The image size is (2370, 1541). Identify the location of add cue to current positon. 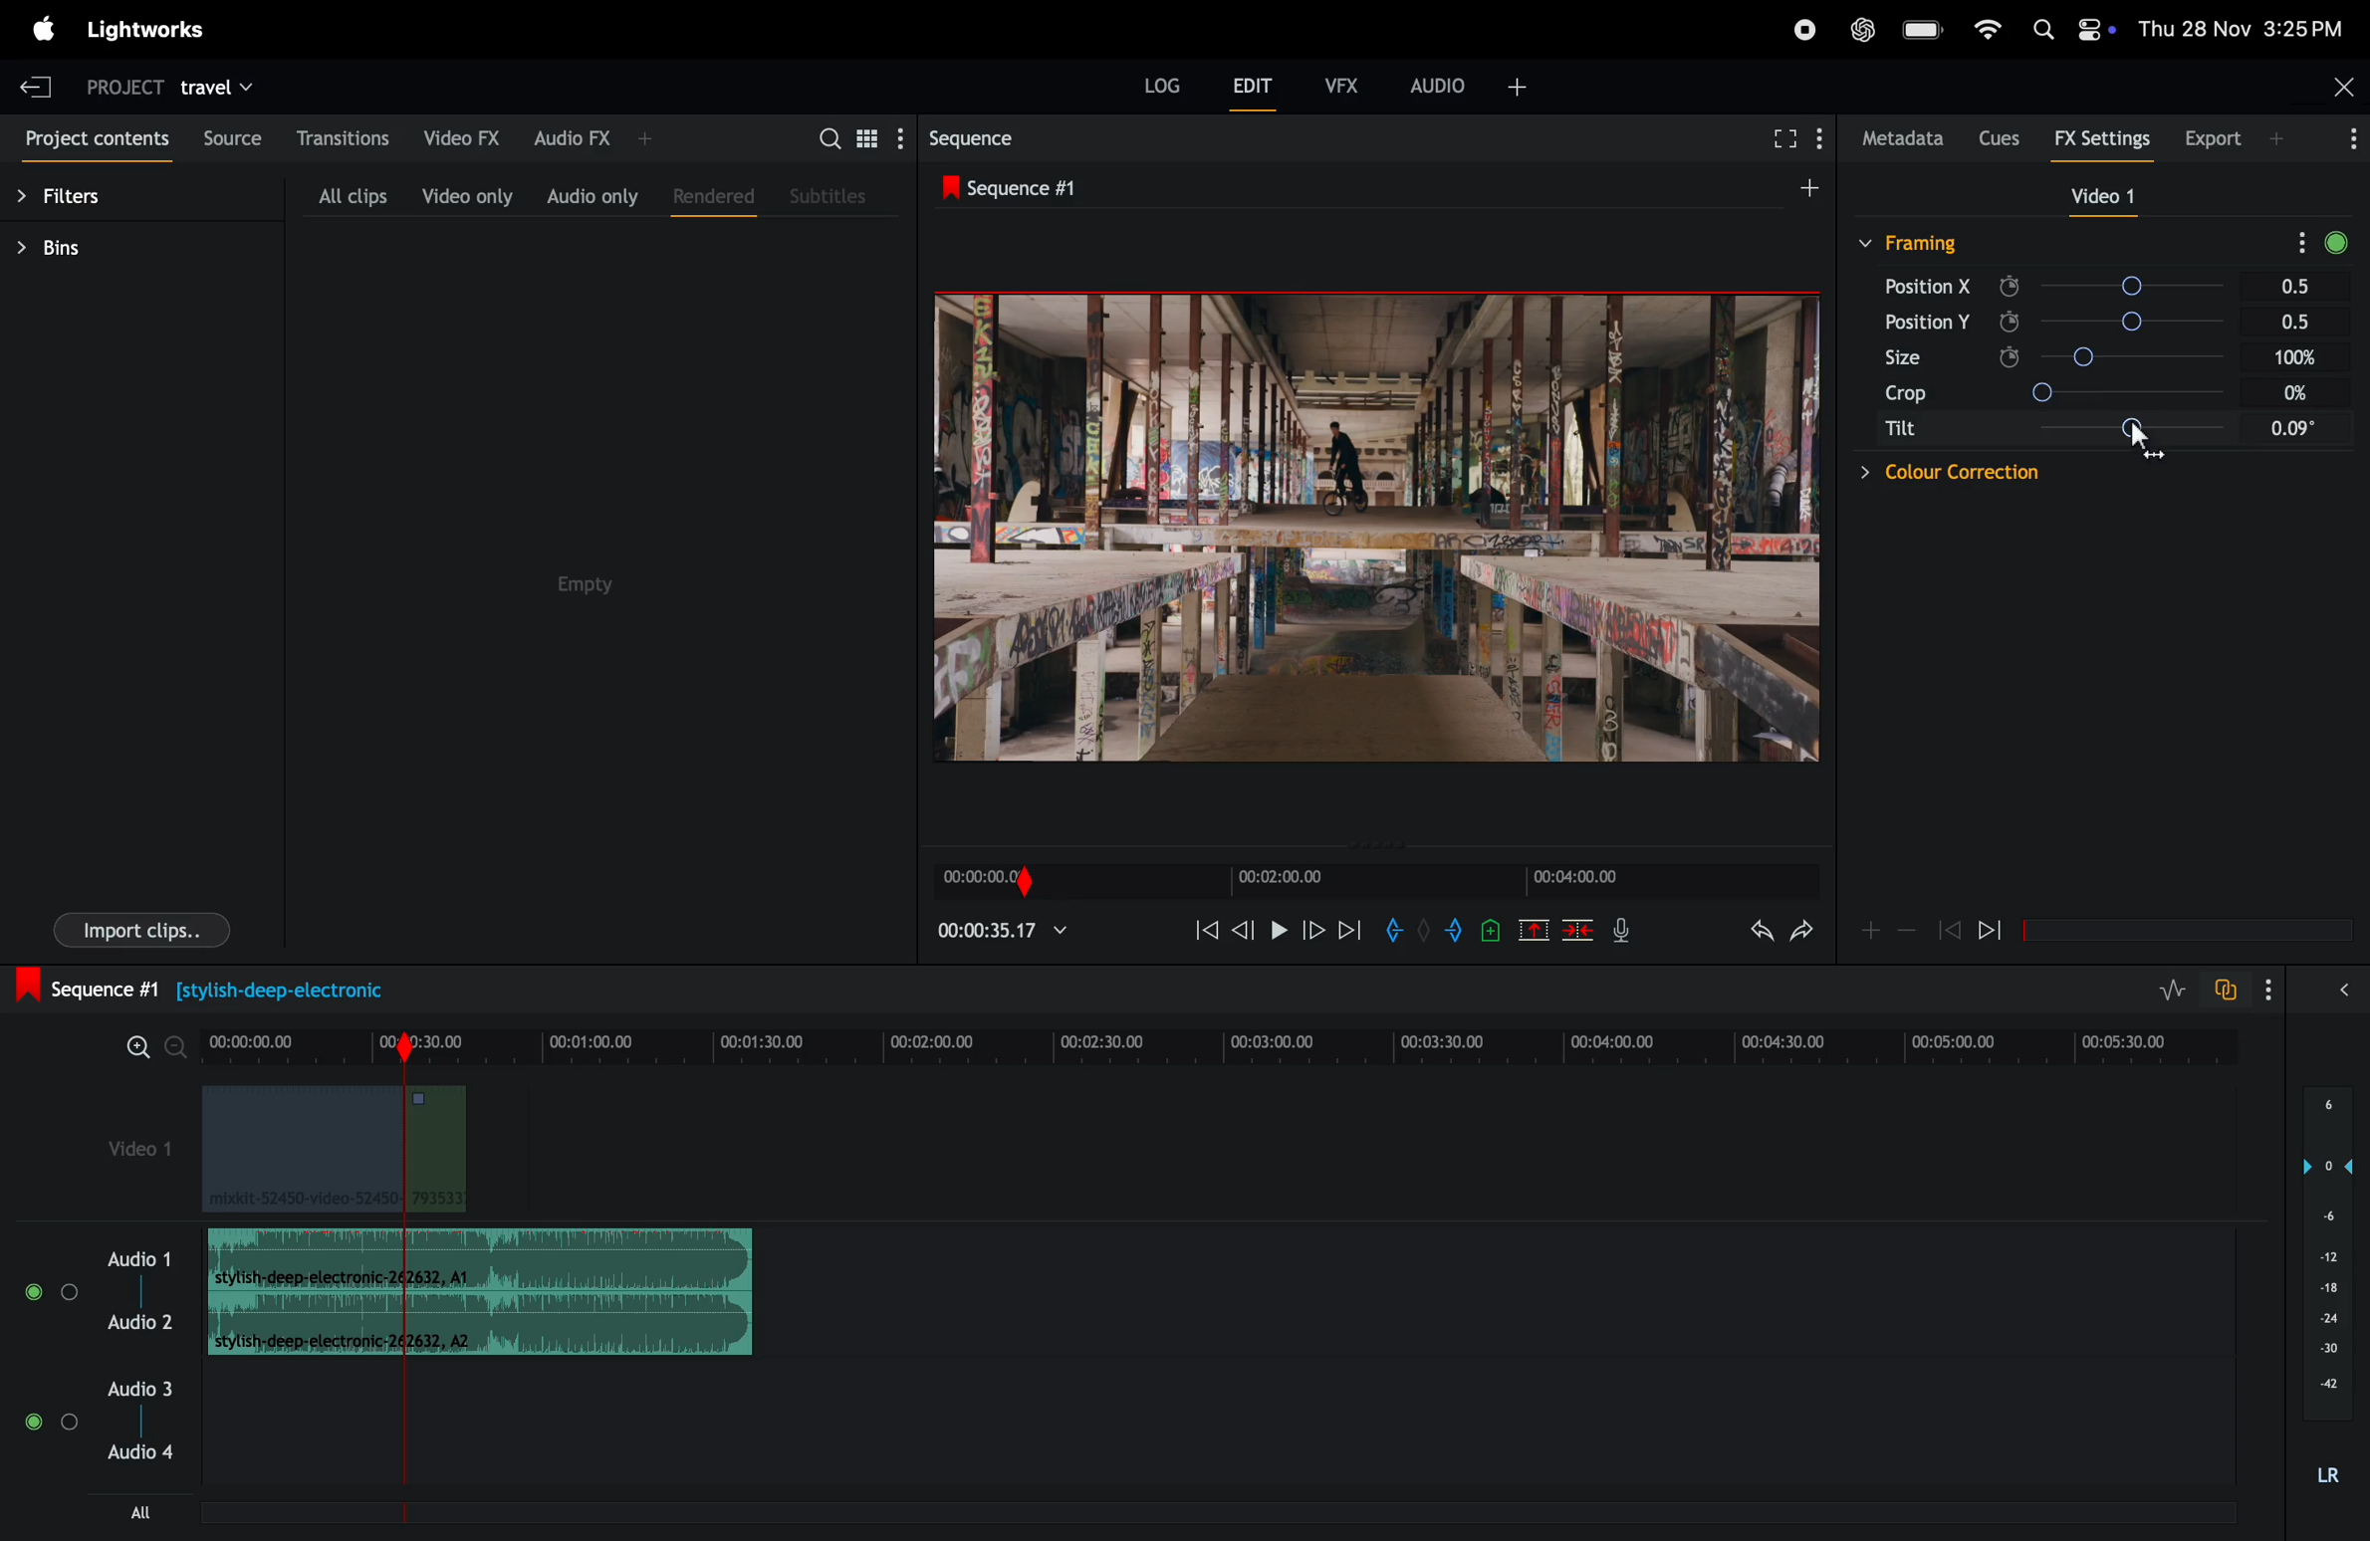
(1492, 929).